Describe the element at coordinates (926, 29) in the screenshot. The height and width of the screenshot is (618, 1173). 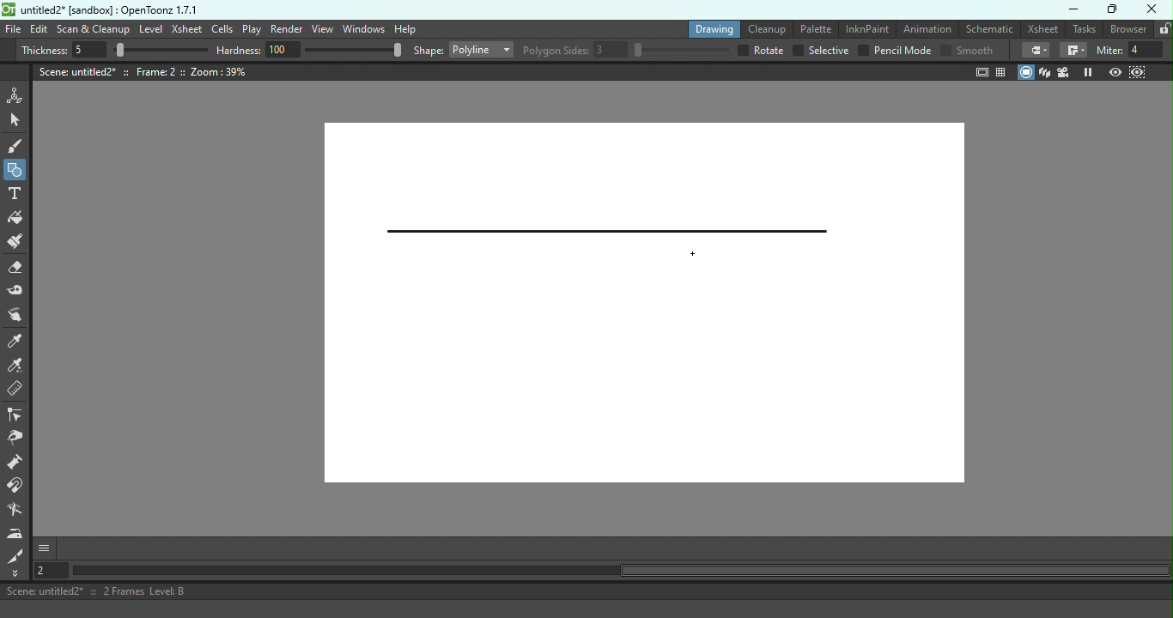
I see `Animation` at that location.